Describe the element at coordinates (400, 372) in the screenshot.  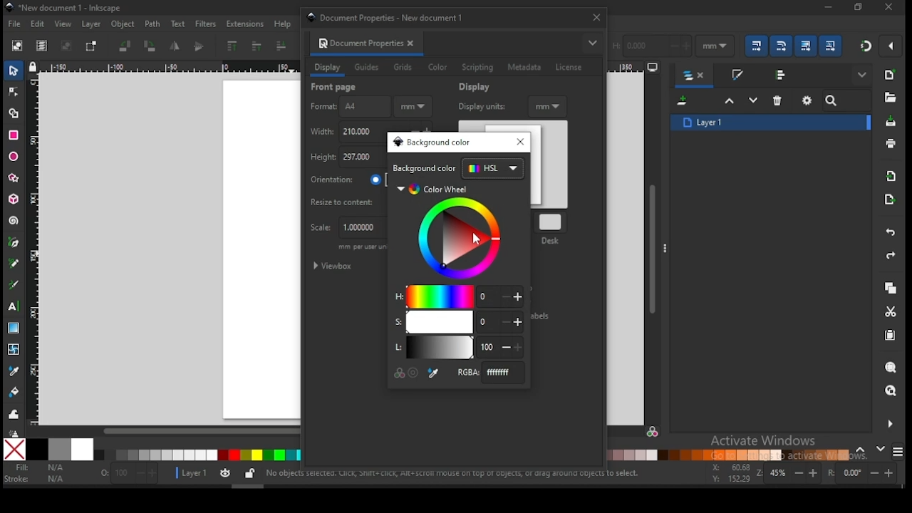
I see `color managed` at that location.